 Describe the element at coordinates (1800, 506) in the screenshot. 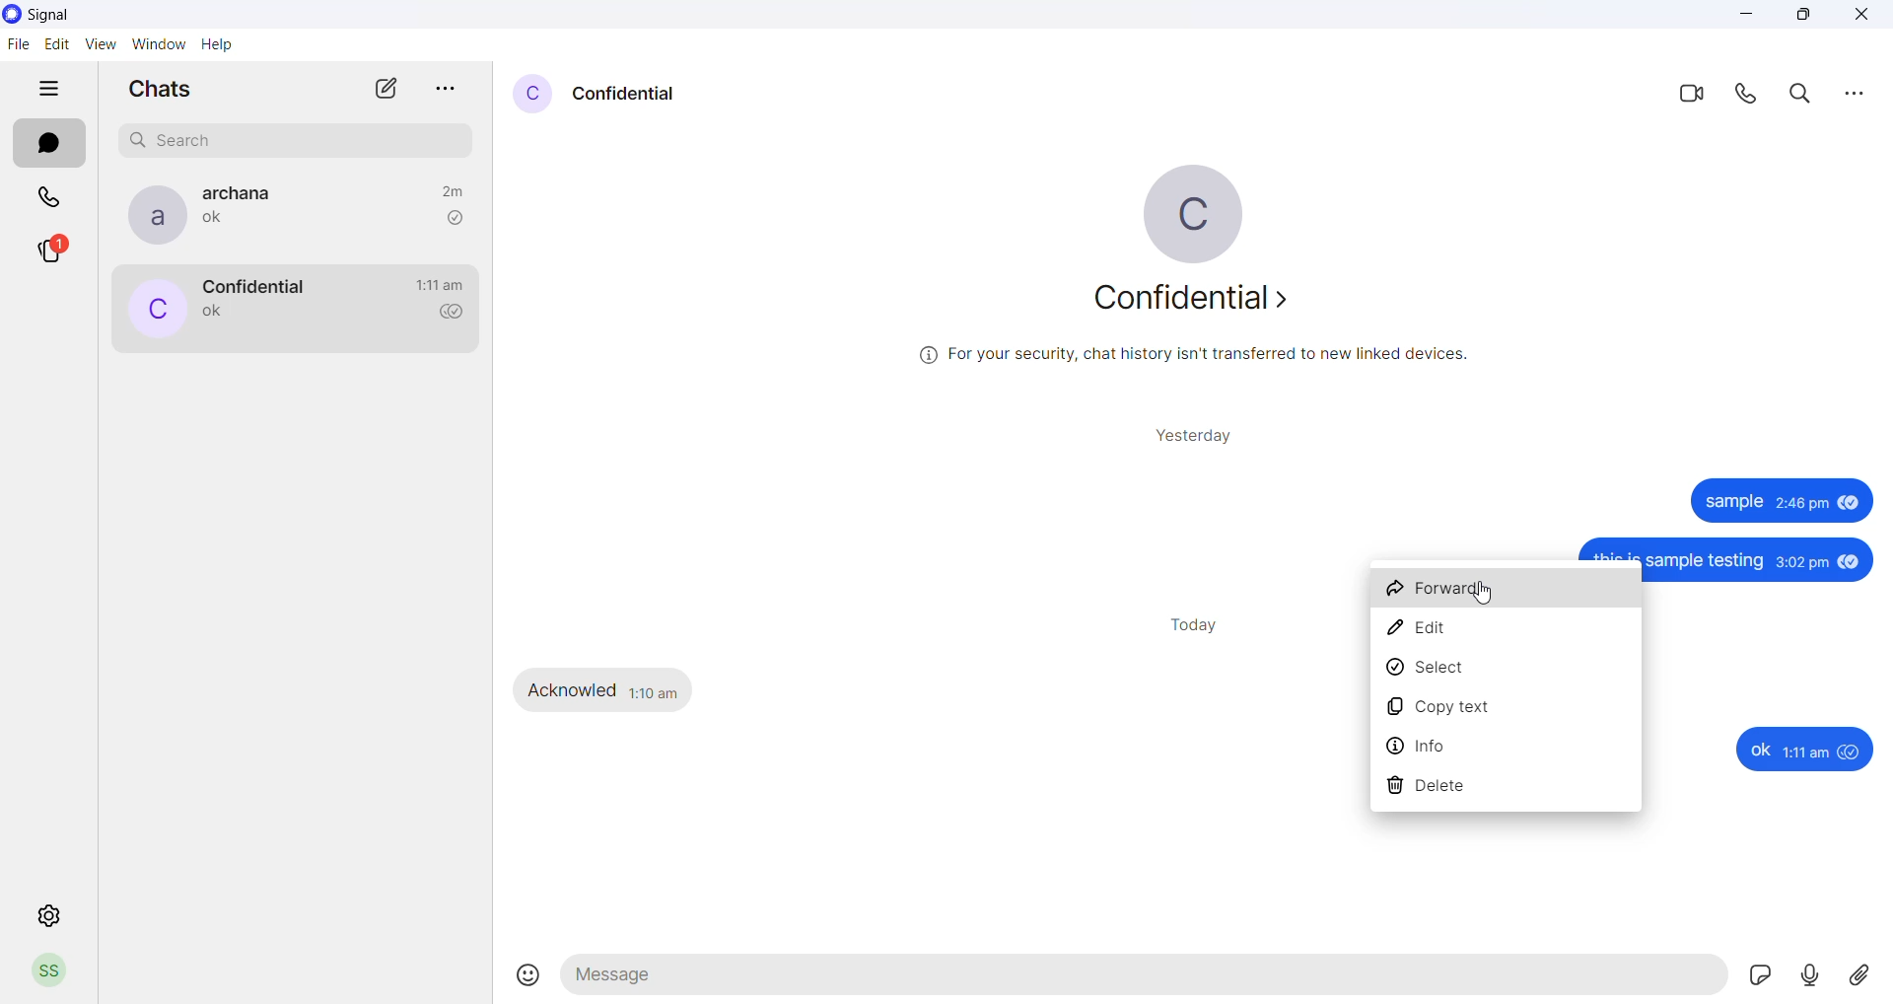

I see `2:46 pm` at that location.